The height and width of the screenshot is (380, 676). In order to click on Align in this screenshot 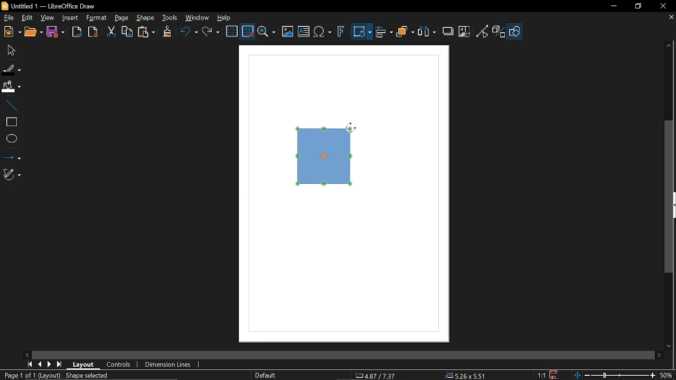, I will do `click(384, 32)`.